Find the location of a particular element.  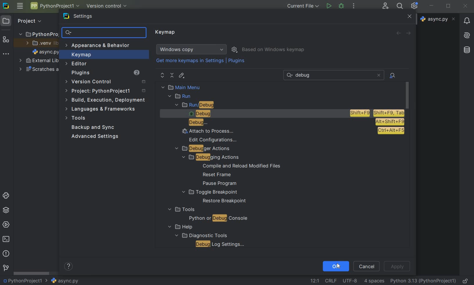

file name is located at coordinates (46, 53).